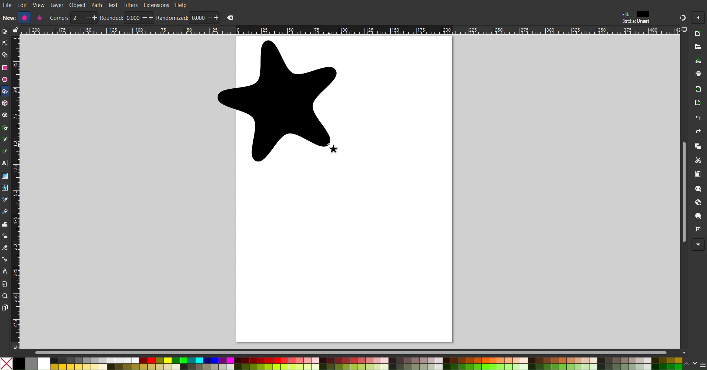  Describe the element at coordinates (5, 103) in the screenshot. I see `3D Box Tool` at that location.